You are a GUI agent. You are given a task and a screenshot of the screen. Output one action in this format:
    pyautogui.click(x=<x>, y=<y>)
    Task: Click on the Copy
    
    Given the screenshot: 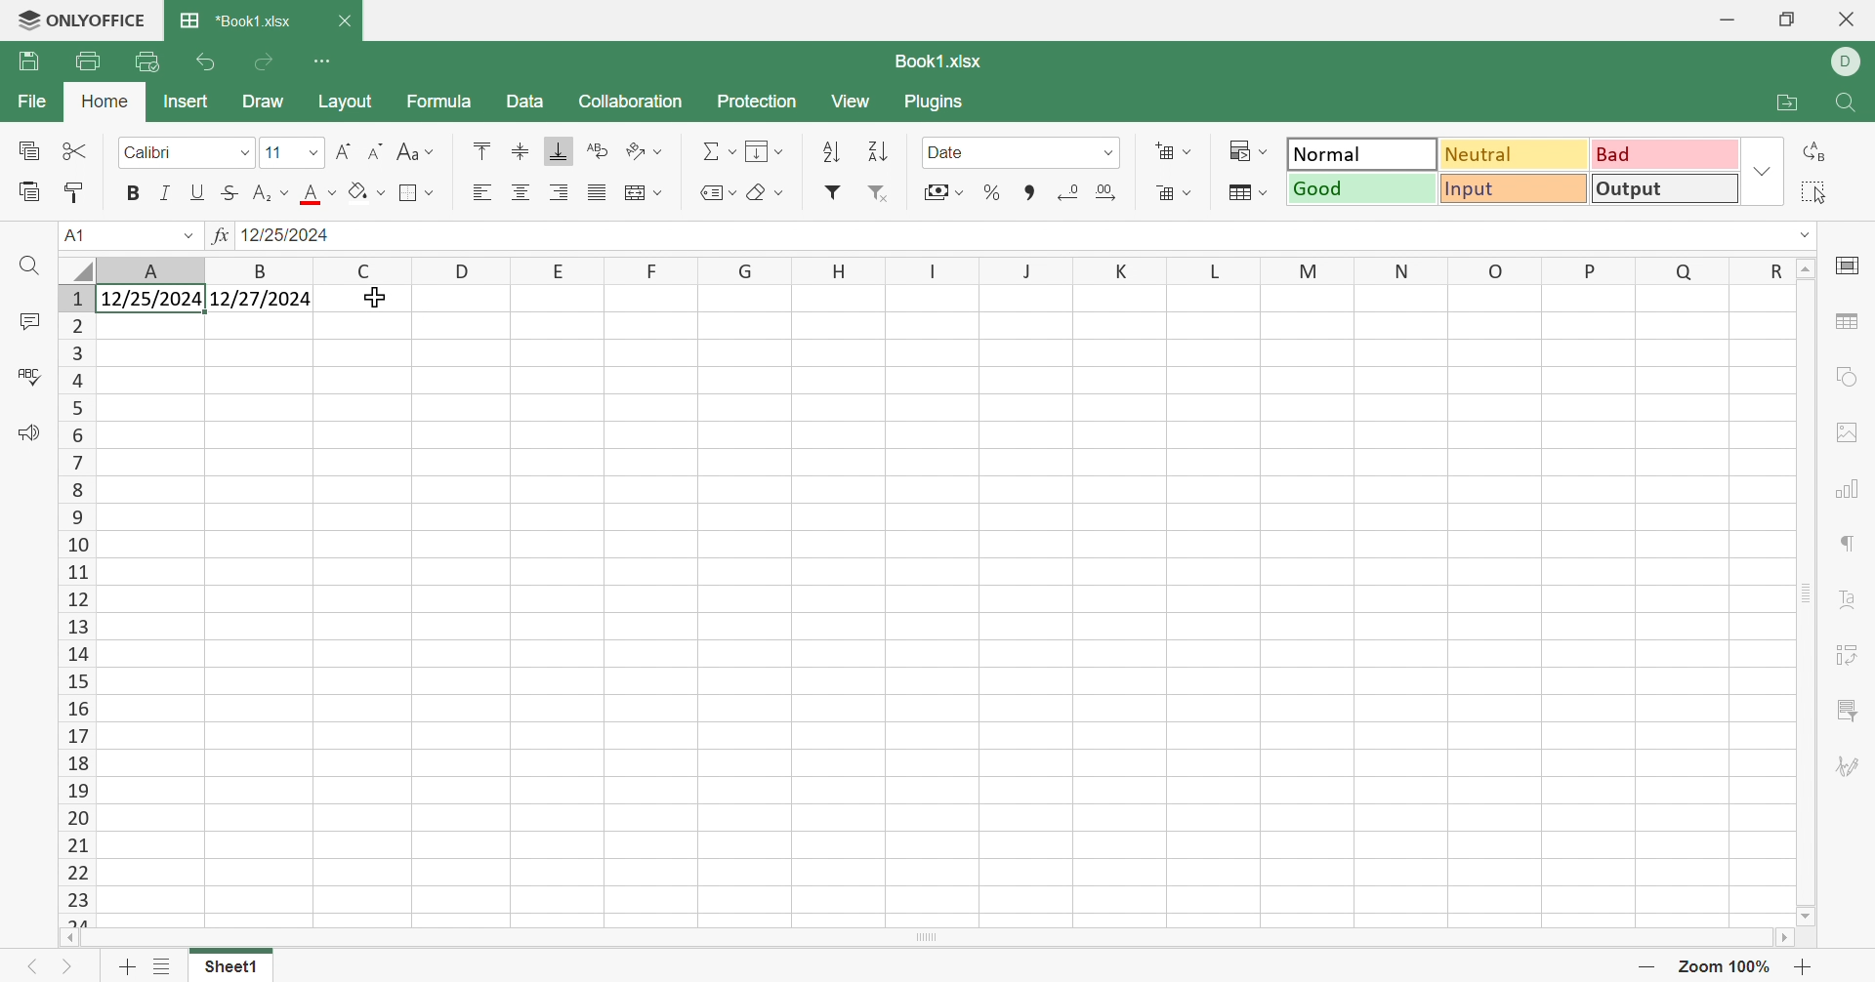 What is the action you would take?
    pyautogui.click(x=30, y=150)
    